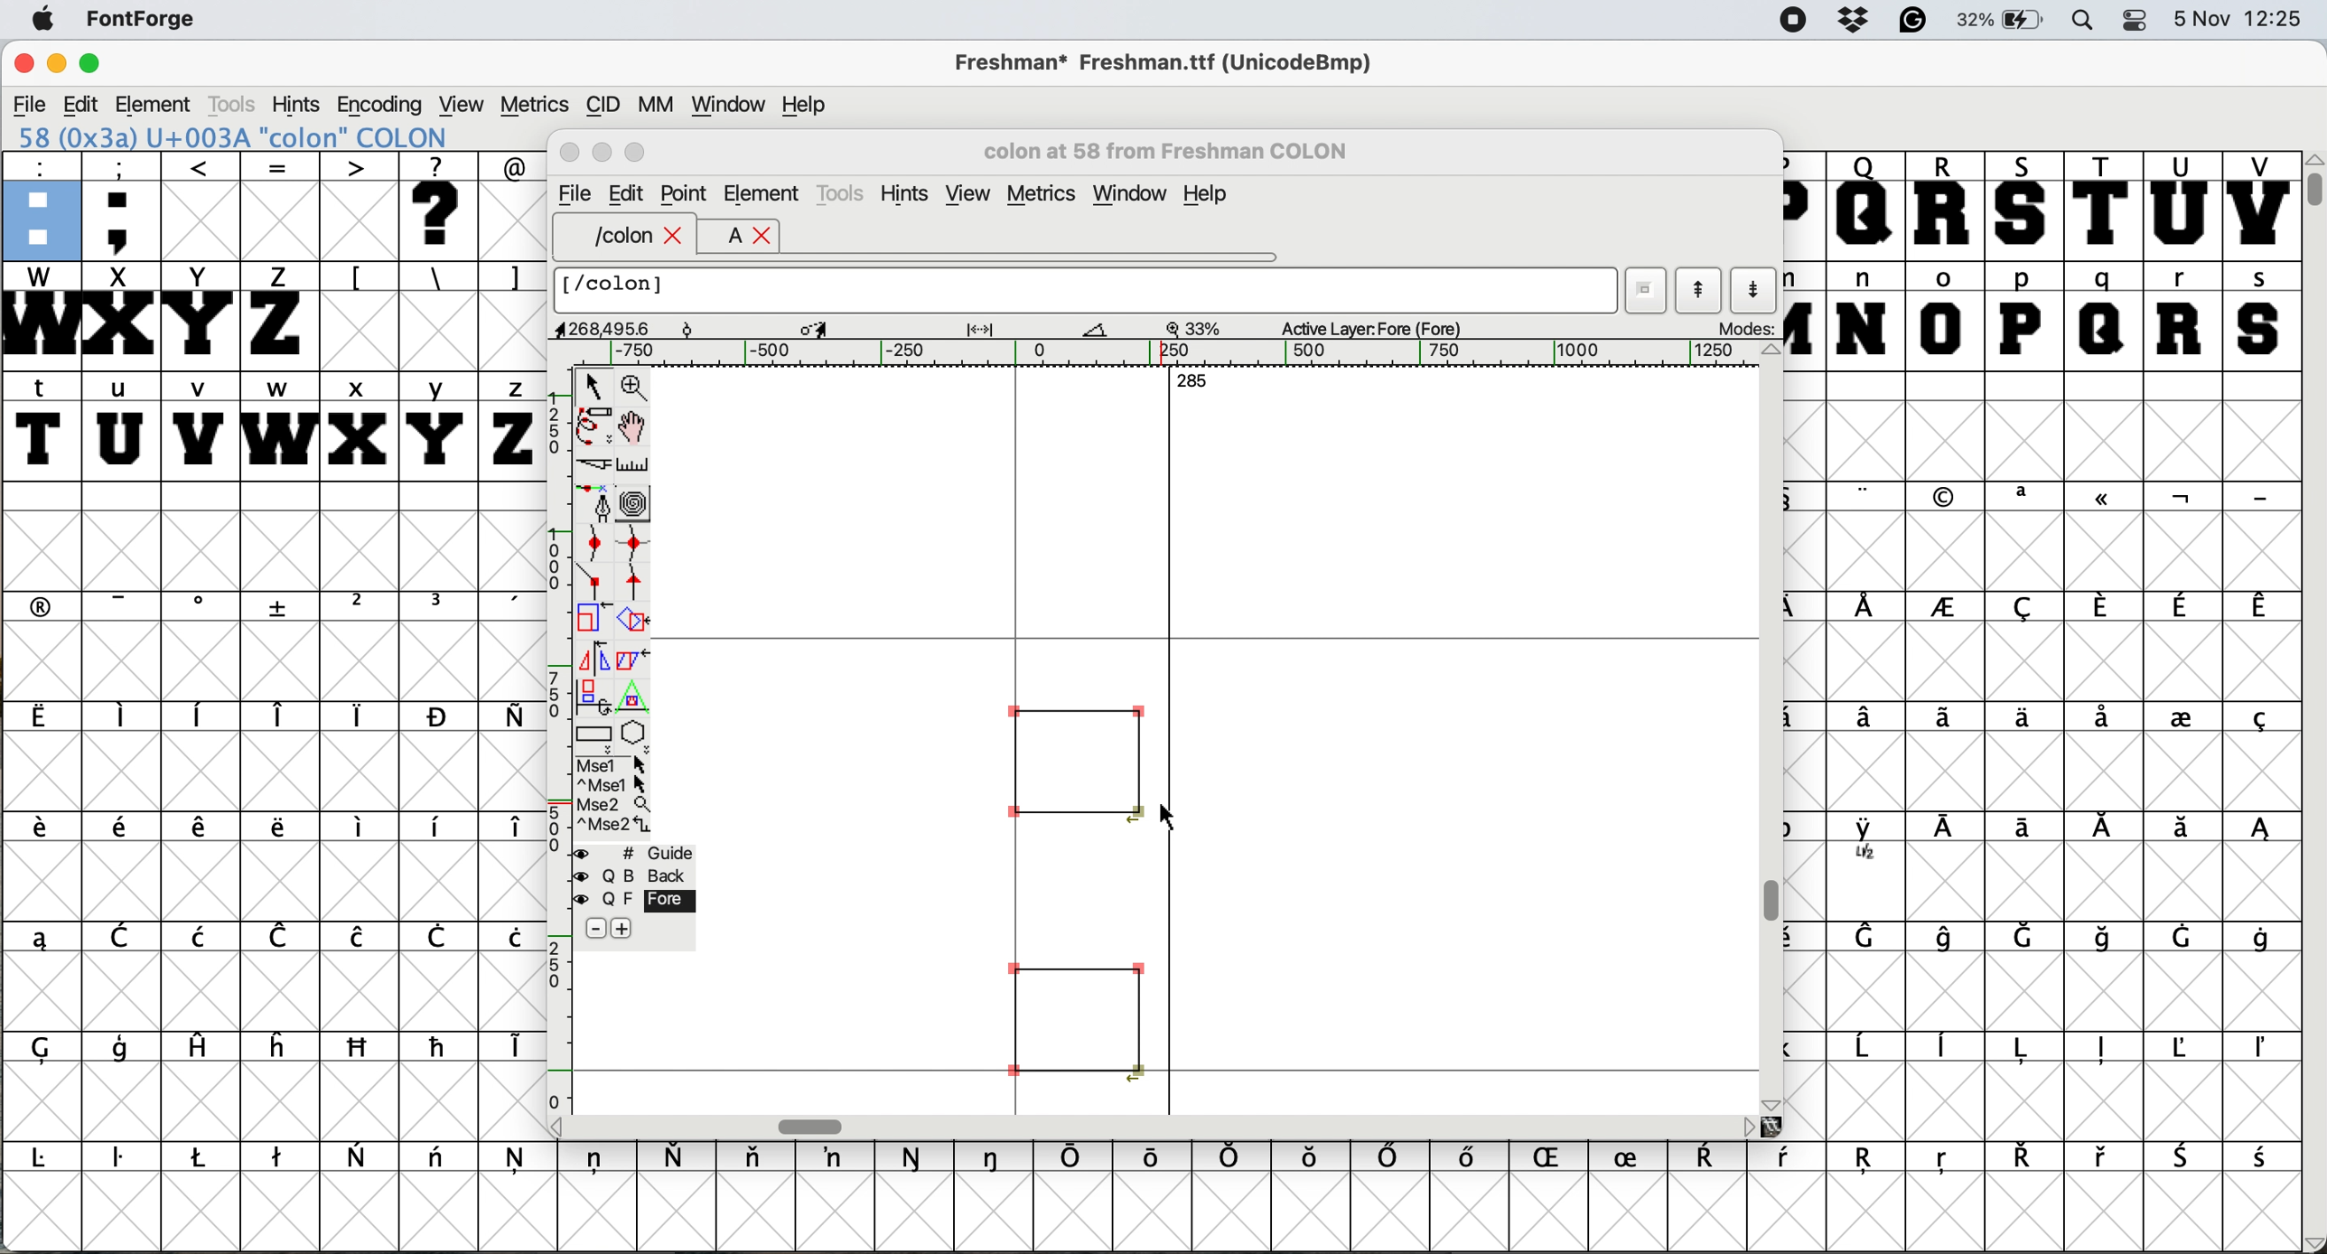  Describe the element at coordinates (21, 65) in the screenshot. I see `close` at that location.